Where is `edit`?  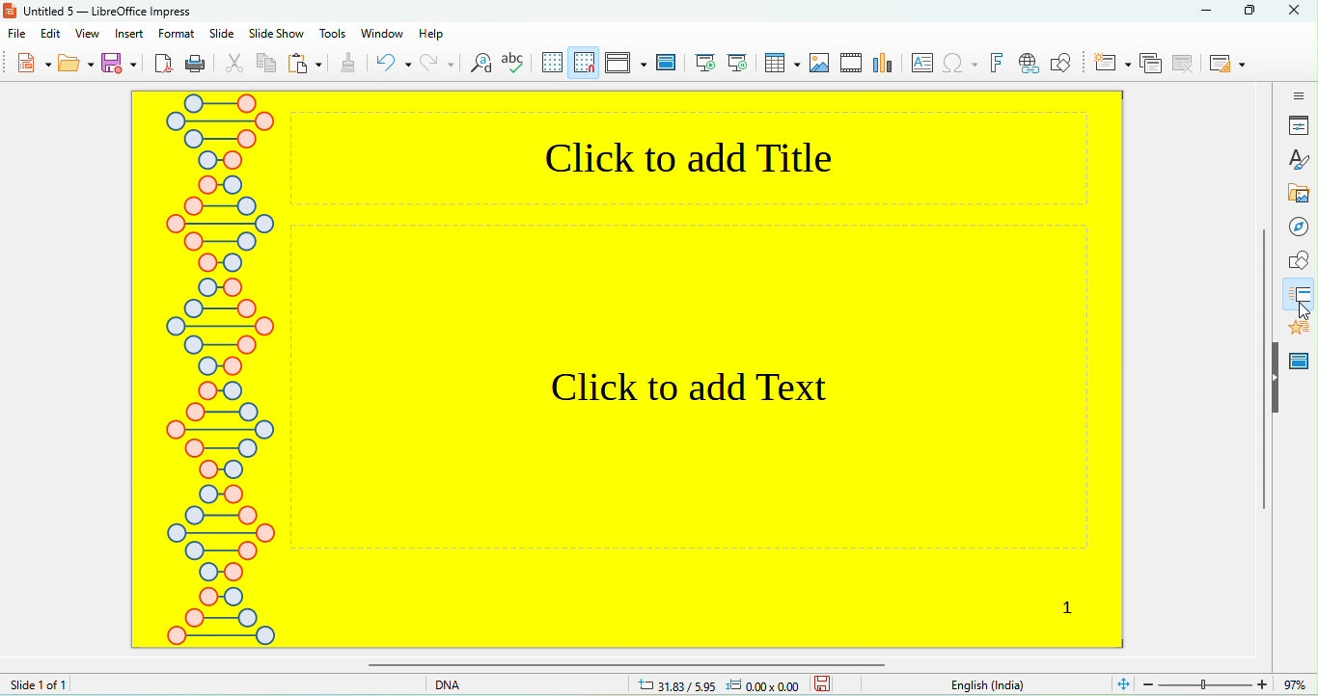
edit is located at coordinates (49, 37).